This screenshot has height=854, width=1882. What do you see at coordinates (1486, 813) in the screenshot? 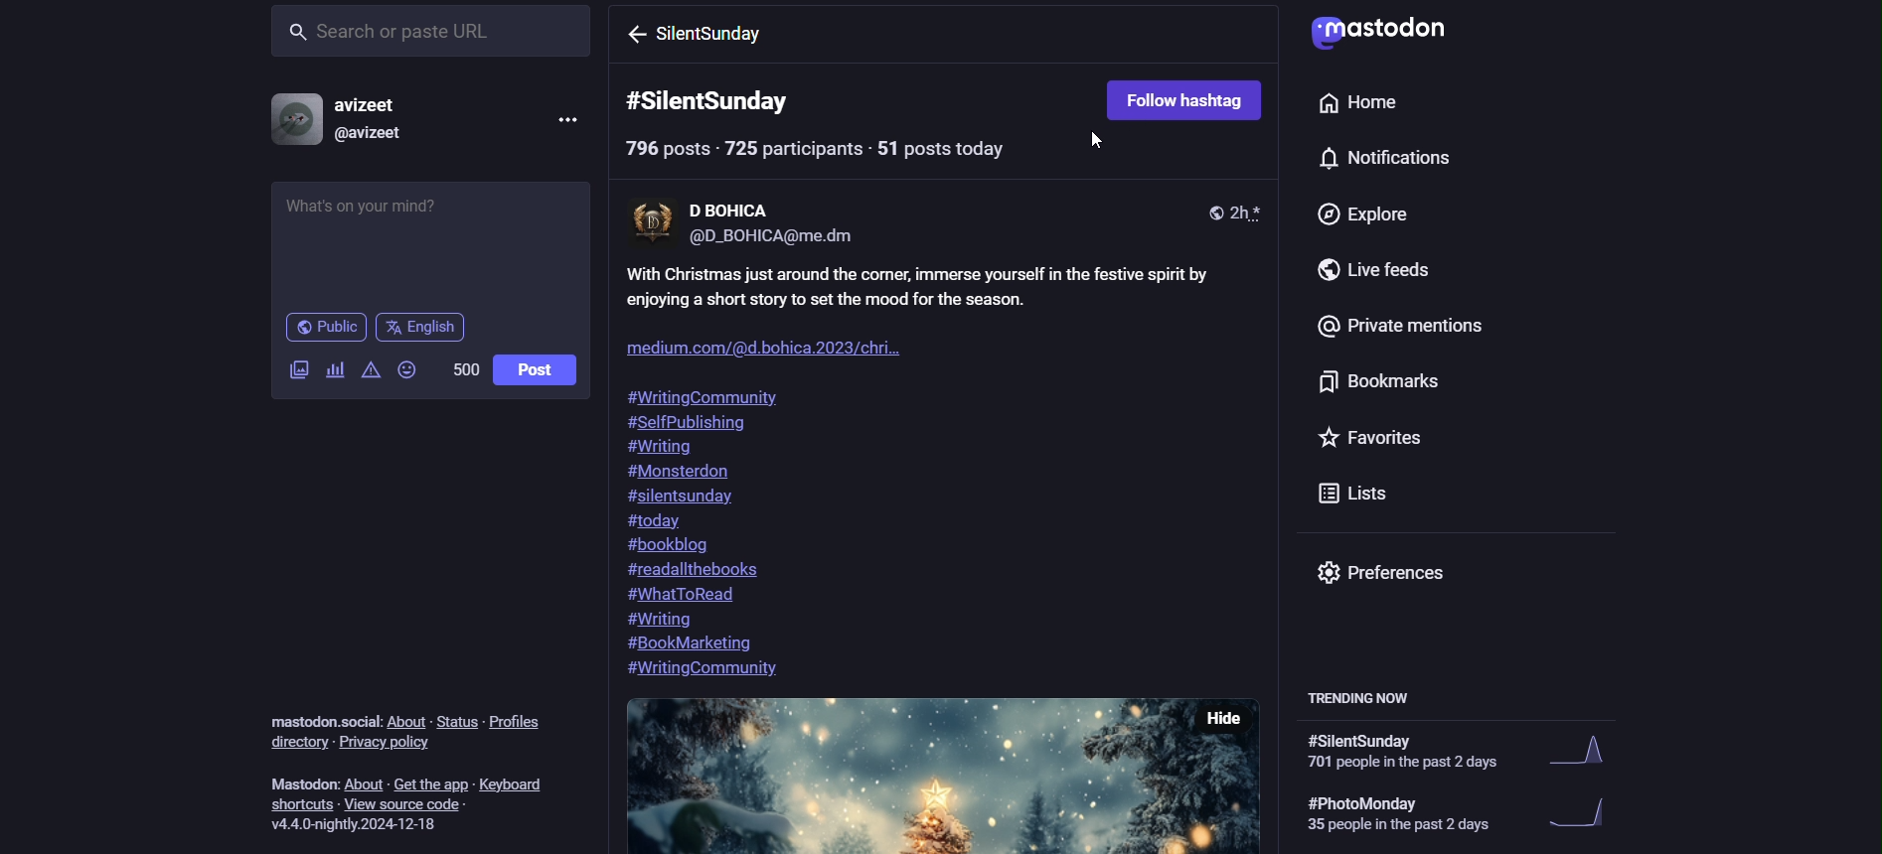
I see `35 people in the past 2 days` at bounding box center [1486, 813].